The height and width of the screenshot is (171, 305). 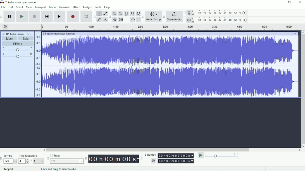 What do you see at coordinates (34, 16) in the screenshot?
I see `Stop` at bounding box center [34, 16].